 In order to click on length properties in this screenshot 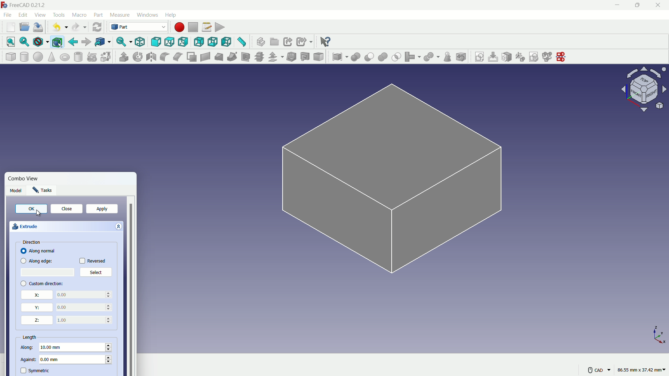, I will do `click(33, 337)`.